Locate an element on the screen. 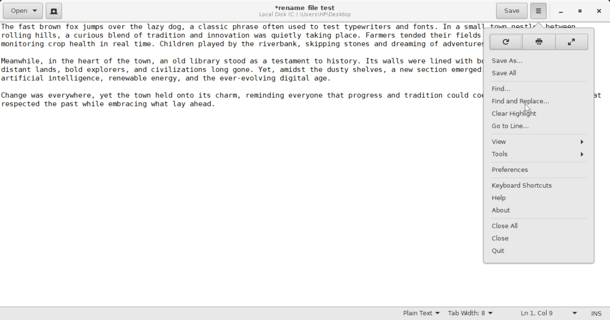 This screenshot has height=320, width=610. Save File is located at coordinates (513, 10).